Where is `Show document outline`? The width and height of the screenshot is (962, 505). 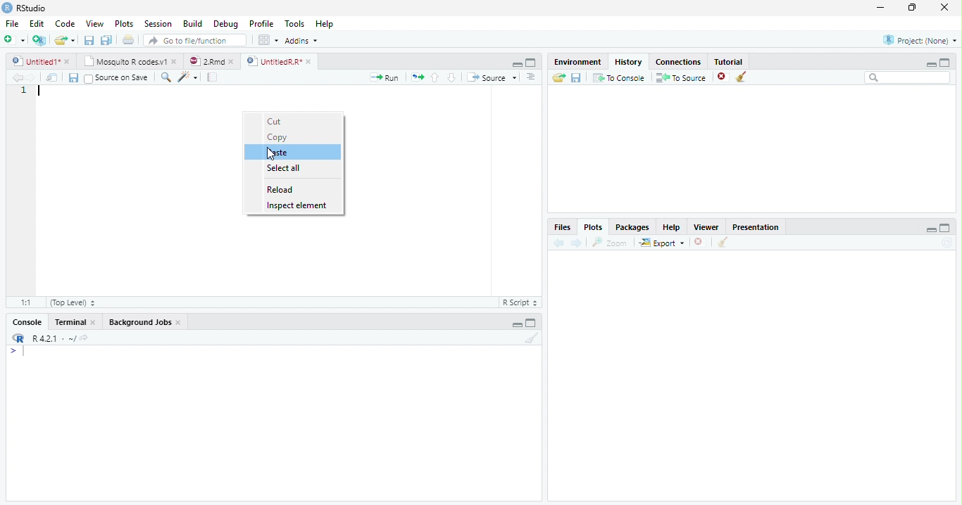 Show document outline is located at coordinates (531, 78).